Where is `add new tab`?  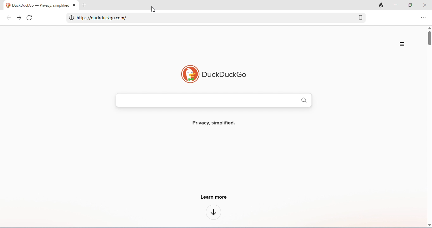 add new tab is located at coordinates (84, 5).